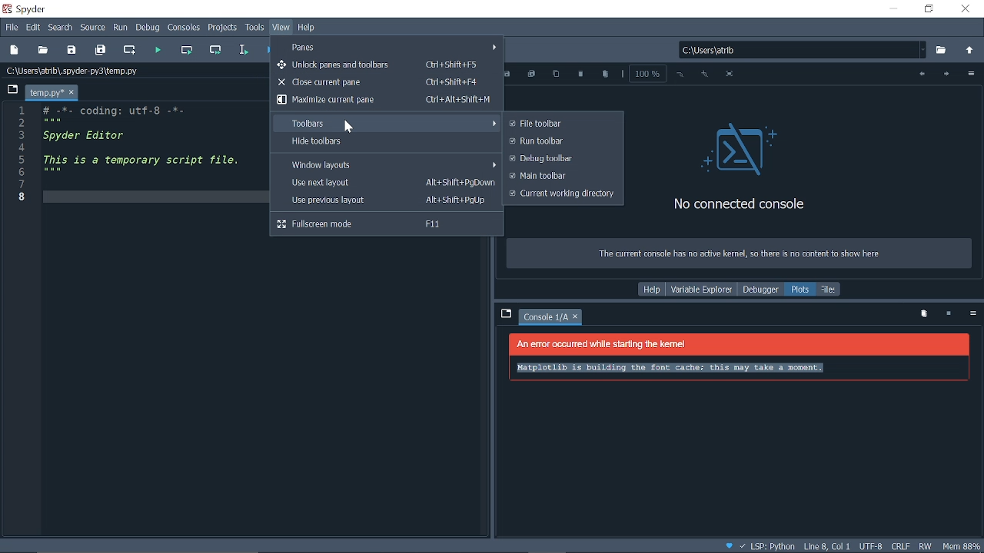  What do you see at coordinates (121, 28) in the screenshot?
I see `Run` at bounding box center [121, 28].